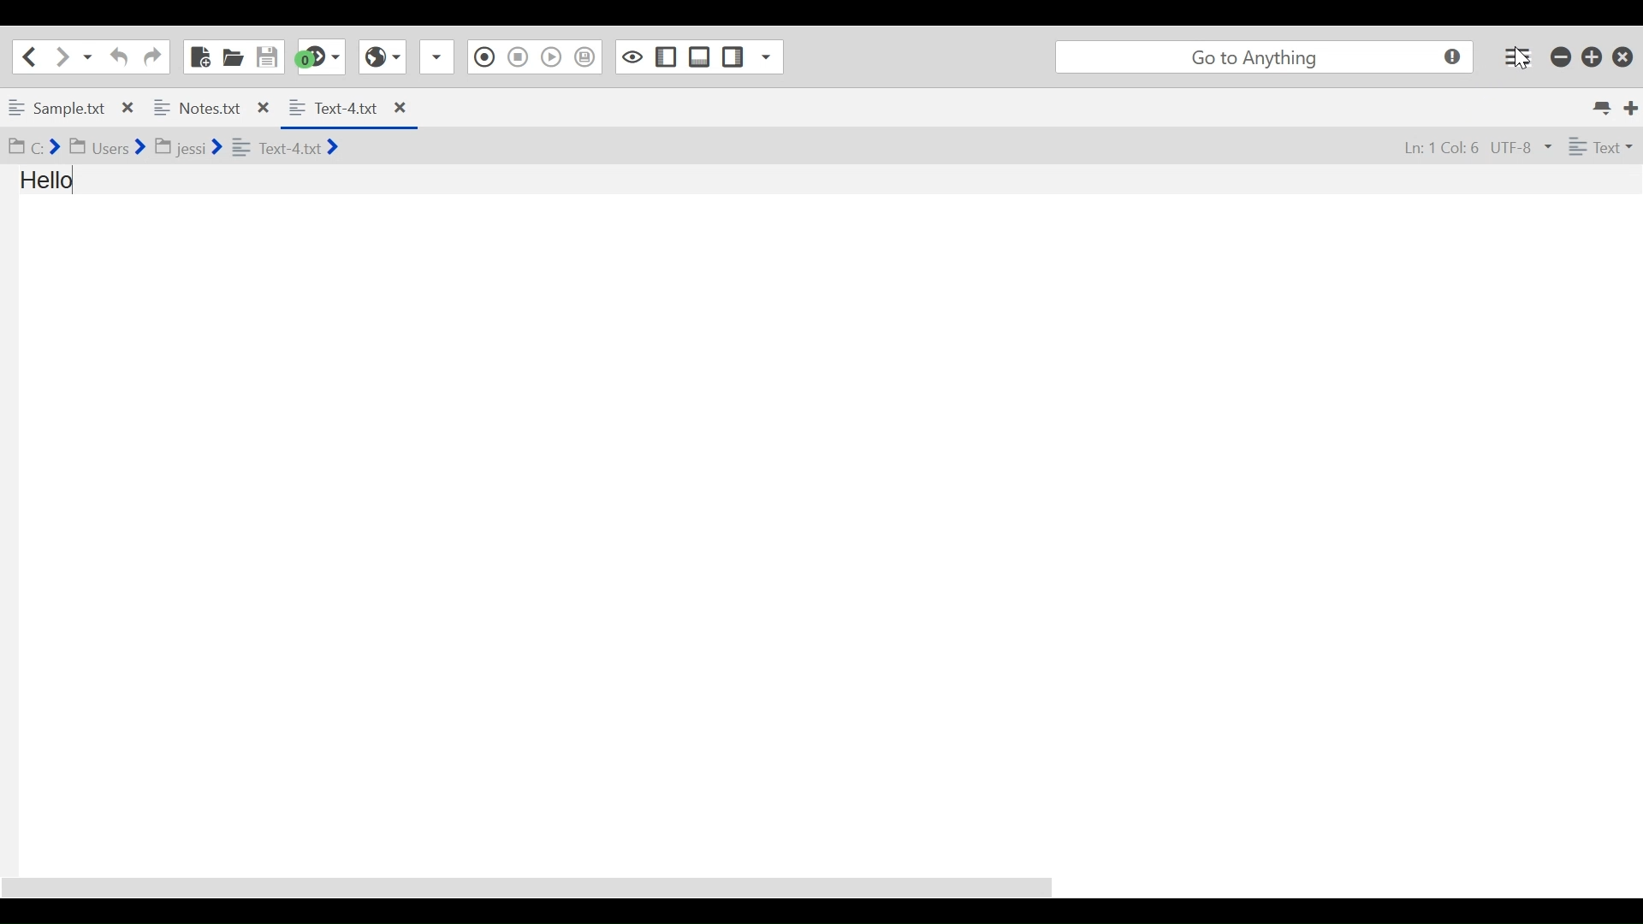 The image size is (1643, 924). Describe the element at coordinates (117, 56) in the screenshot. I see `Undo last Action` at that location.